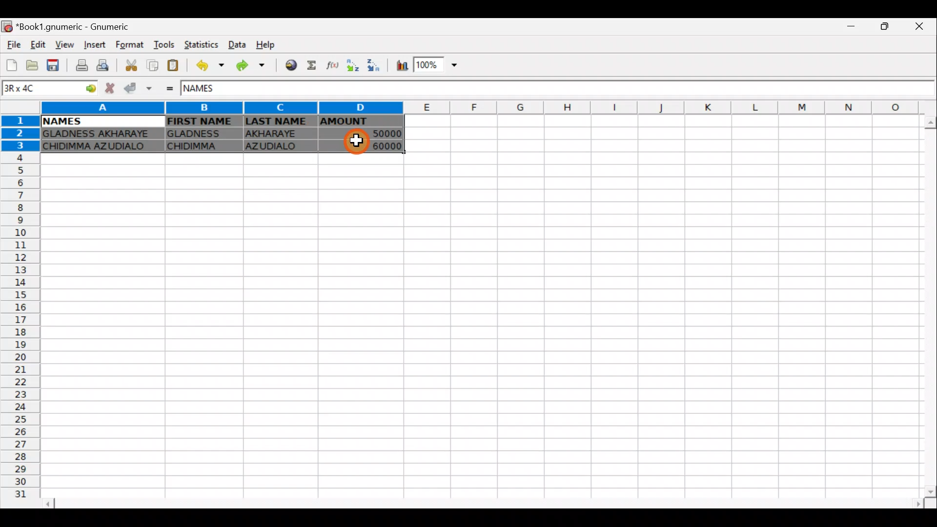 This screenshot has height=527, width=937. What do you see at coordinates (254, 68) in the screenshot?
I see `Redo undone action` at bounding box center [254, 68].